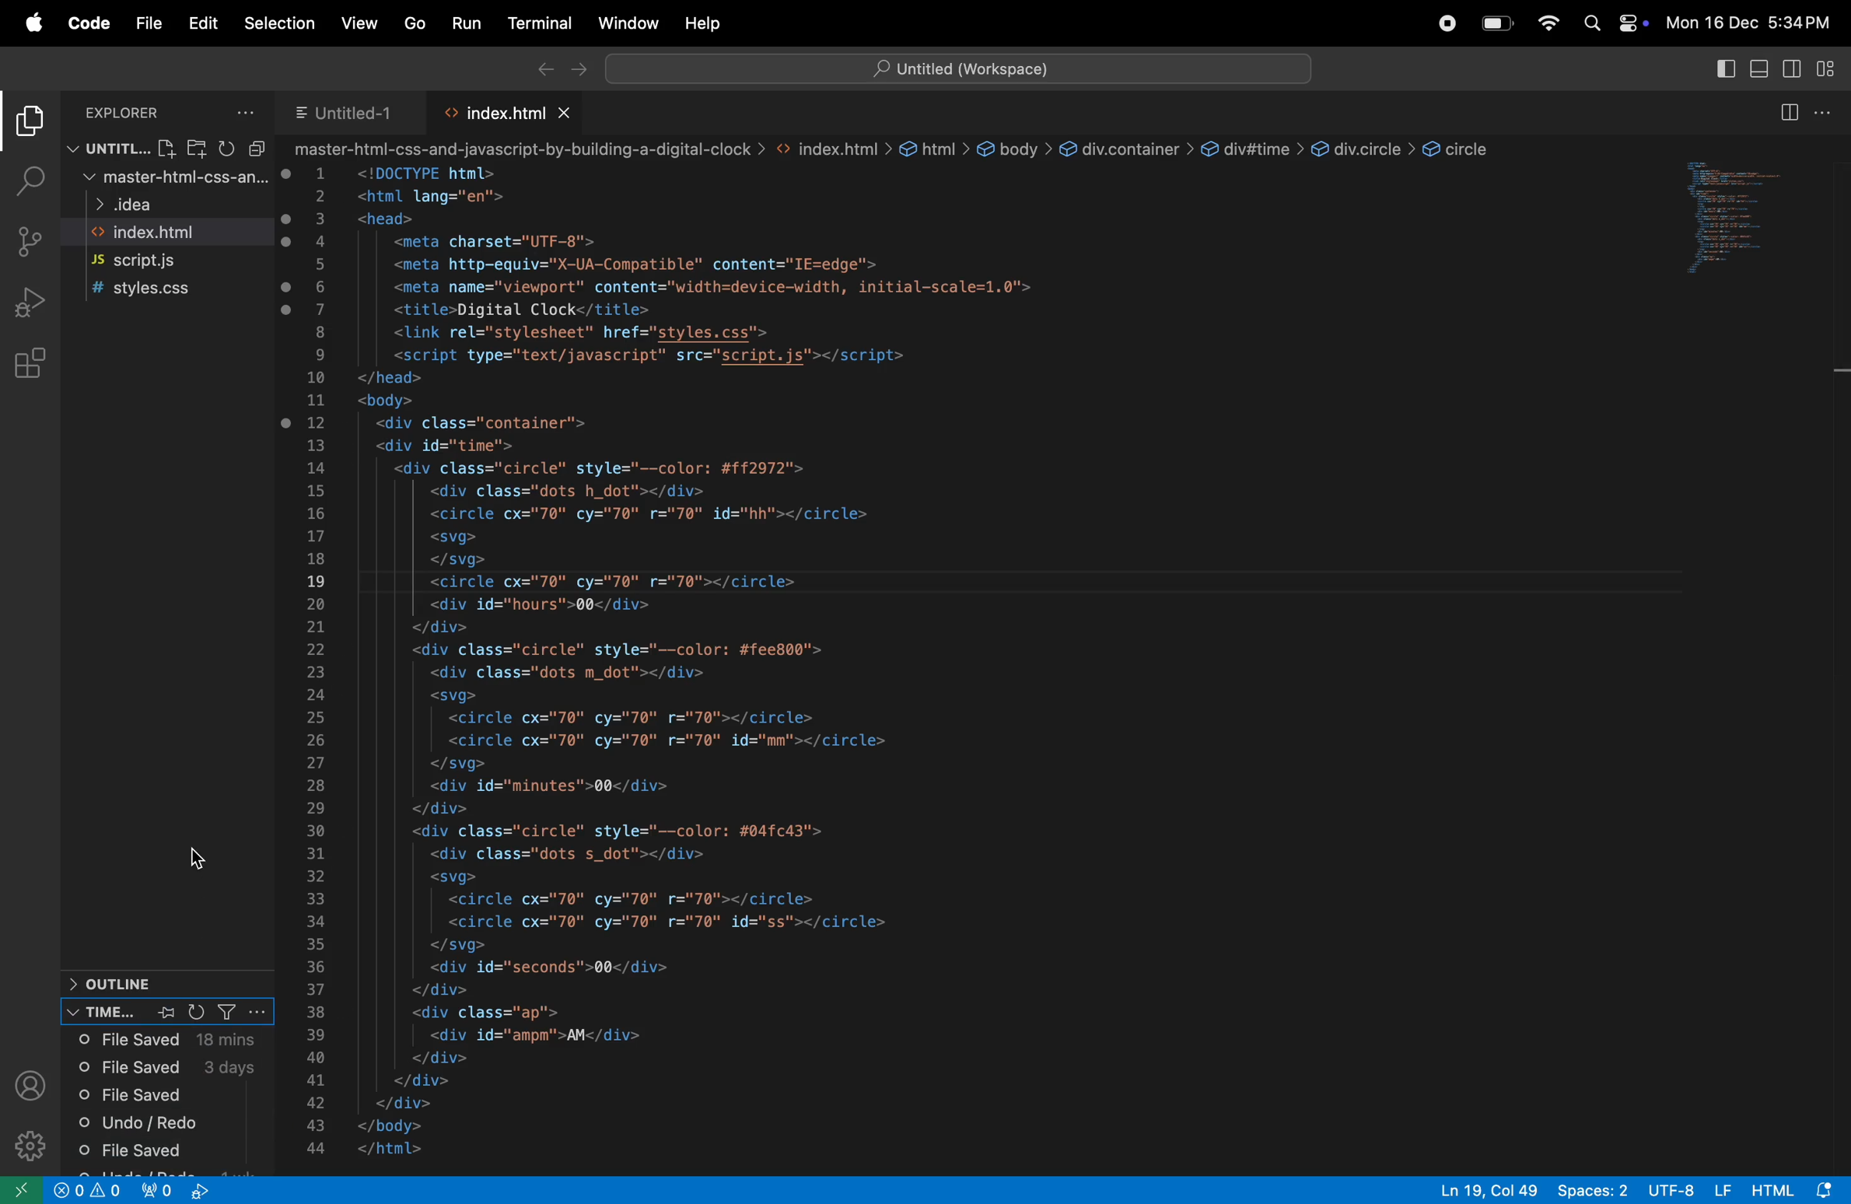 Image resolution: width=1851 pixels, height=1204 pixels. What do you see at coordinates (616, 581) in the screenshot?
I see `<circle cx="70" cy="70" r="70"></circle>` at bounding box center [616, 581].